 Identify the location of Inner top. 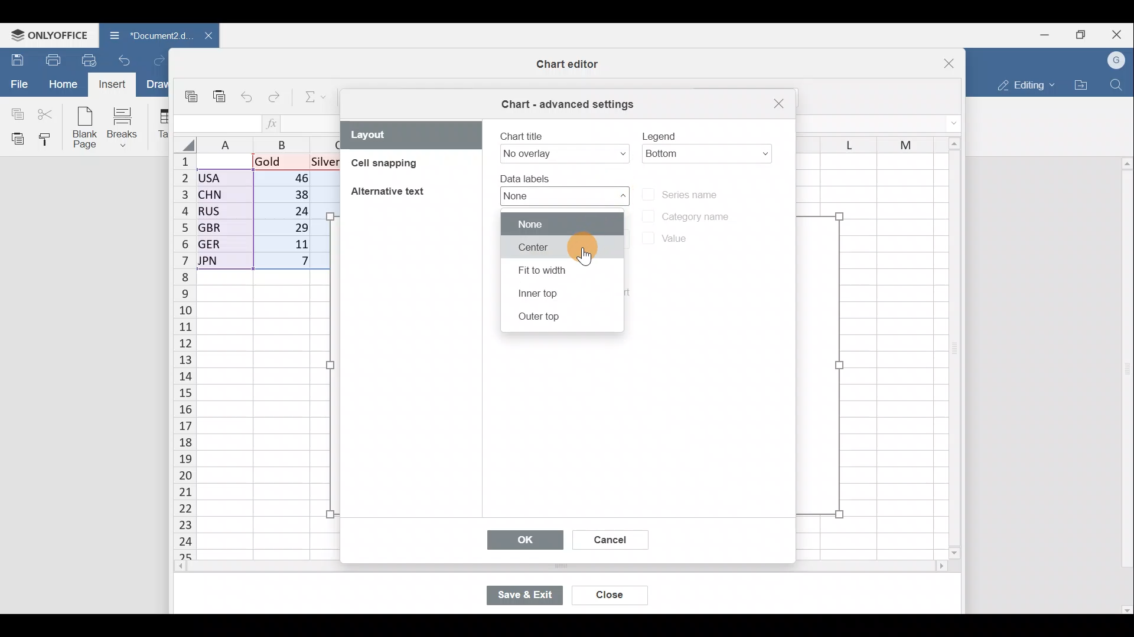
(556, 294).